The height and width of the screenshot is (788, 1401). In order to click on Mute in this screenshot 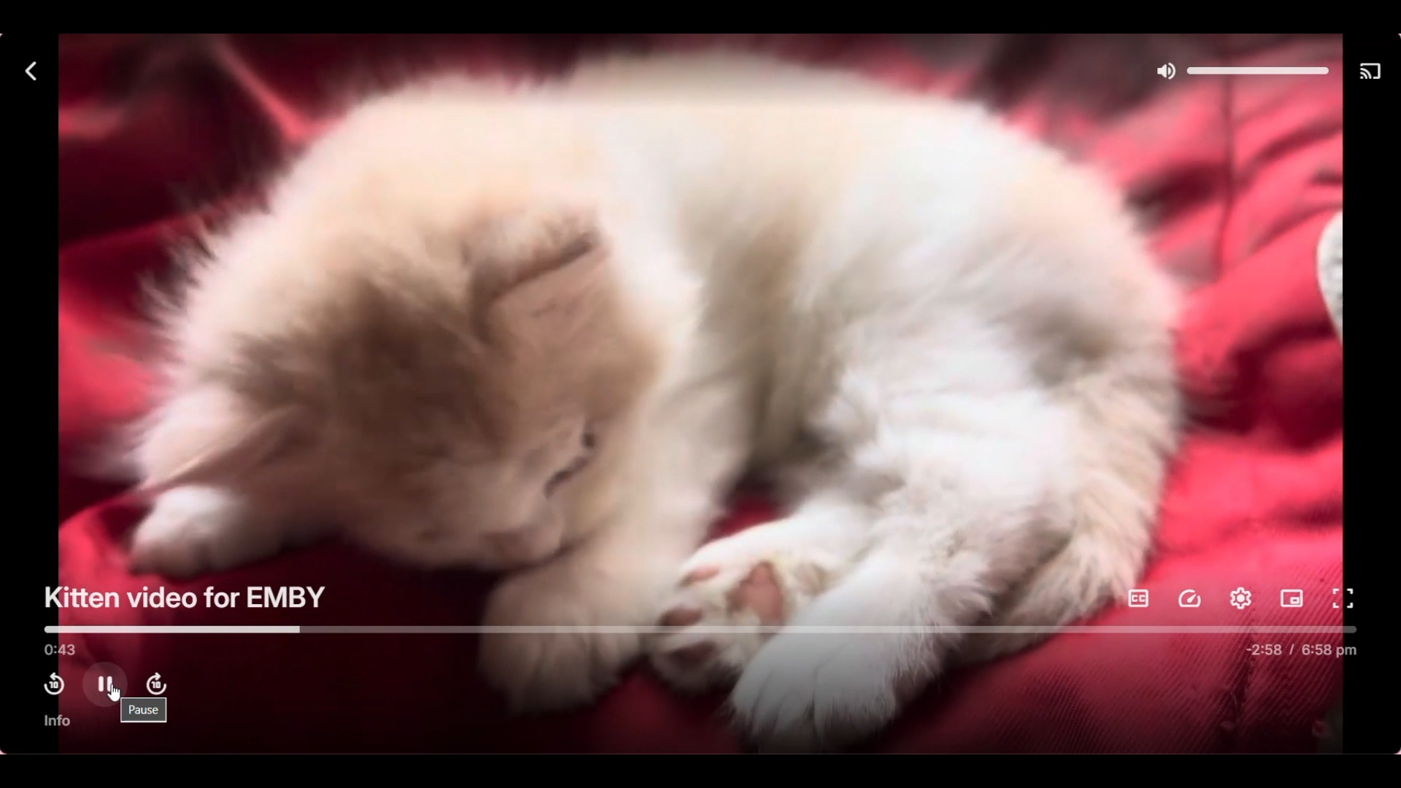, I will do `click(1165, 72)`.